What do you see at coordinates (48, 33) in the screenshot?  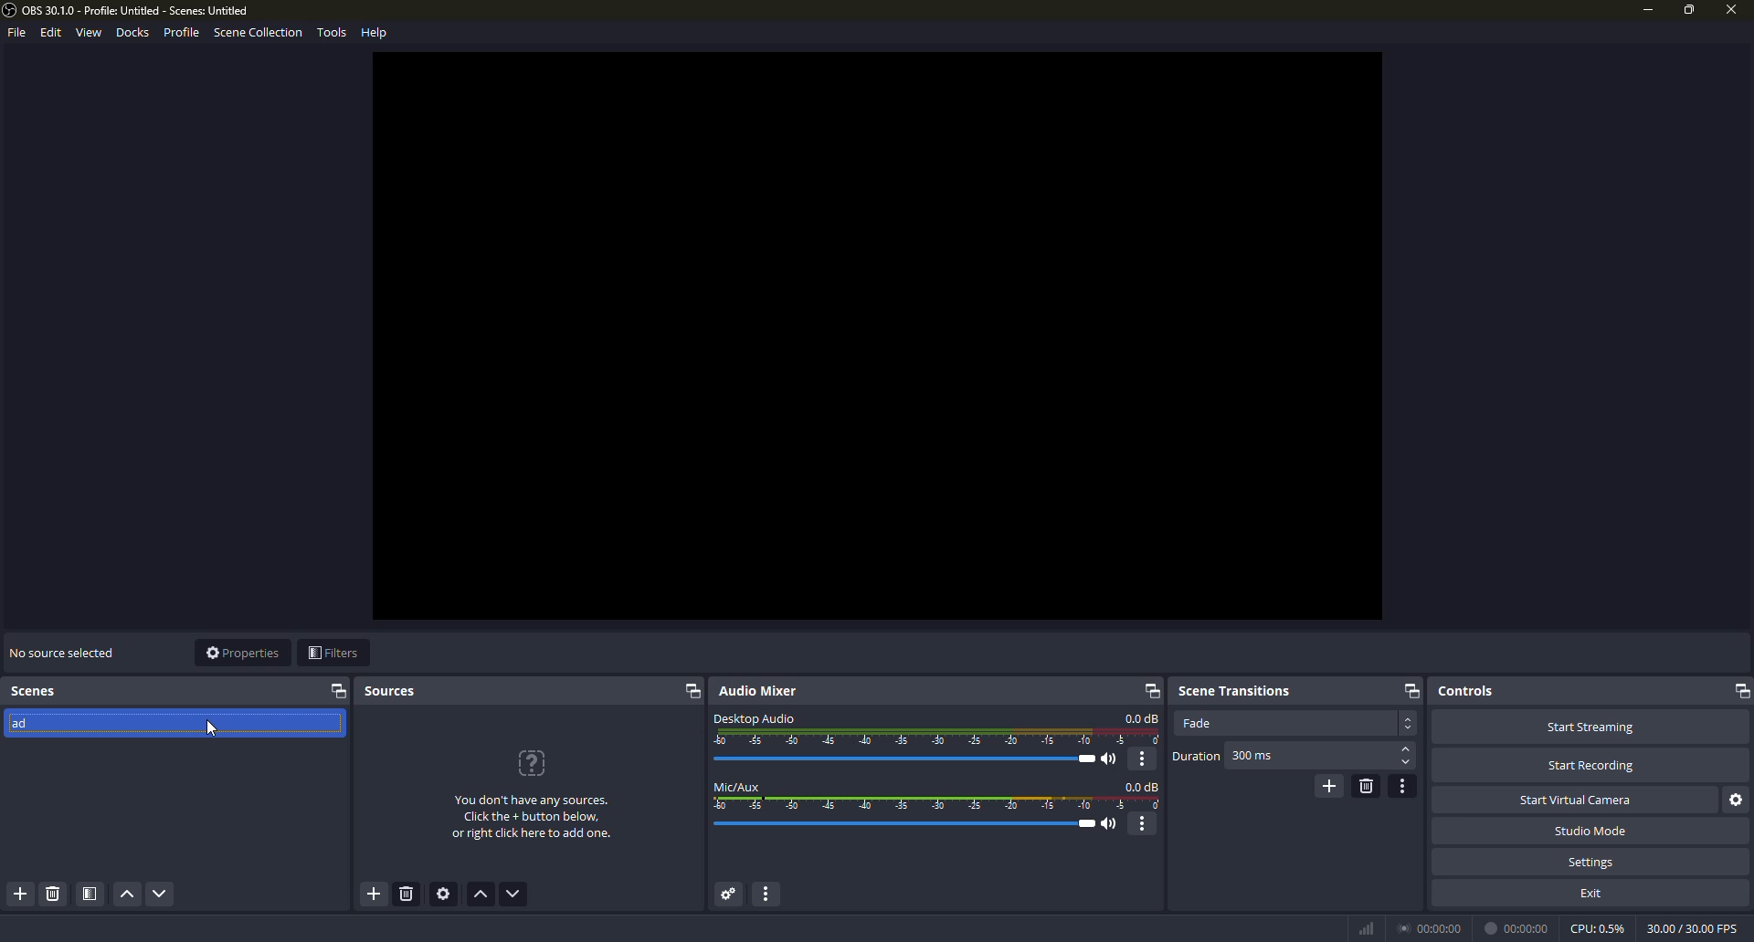 I see `edit` at bounding box center [48, 33].